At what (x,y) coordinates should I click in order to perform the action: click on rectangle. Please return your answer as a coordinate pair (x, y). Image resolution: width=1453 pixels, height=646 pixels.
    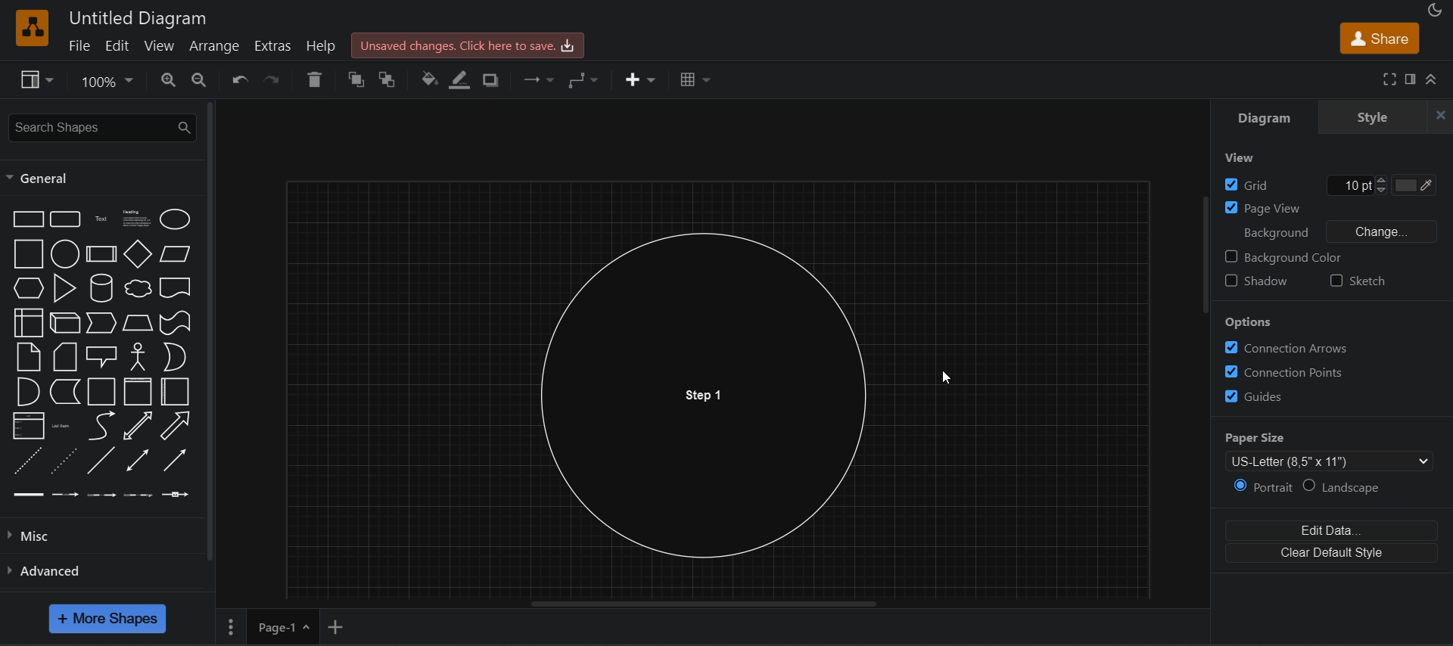
    Looking at the image, I should click on (26, 219).